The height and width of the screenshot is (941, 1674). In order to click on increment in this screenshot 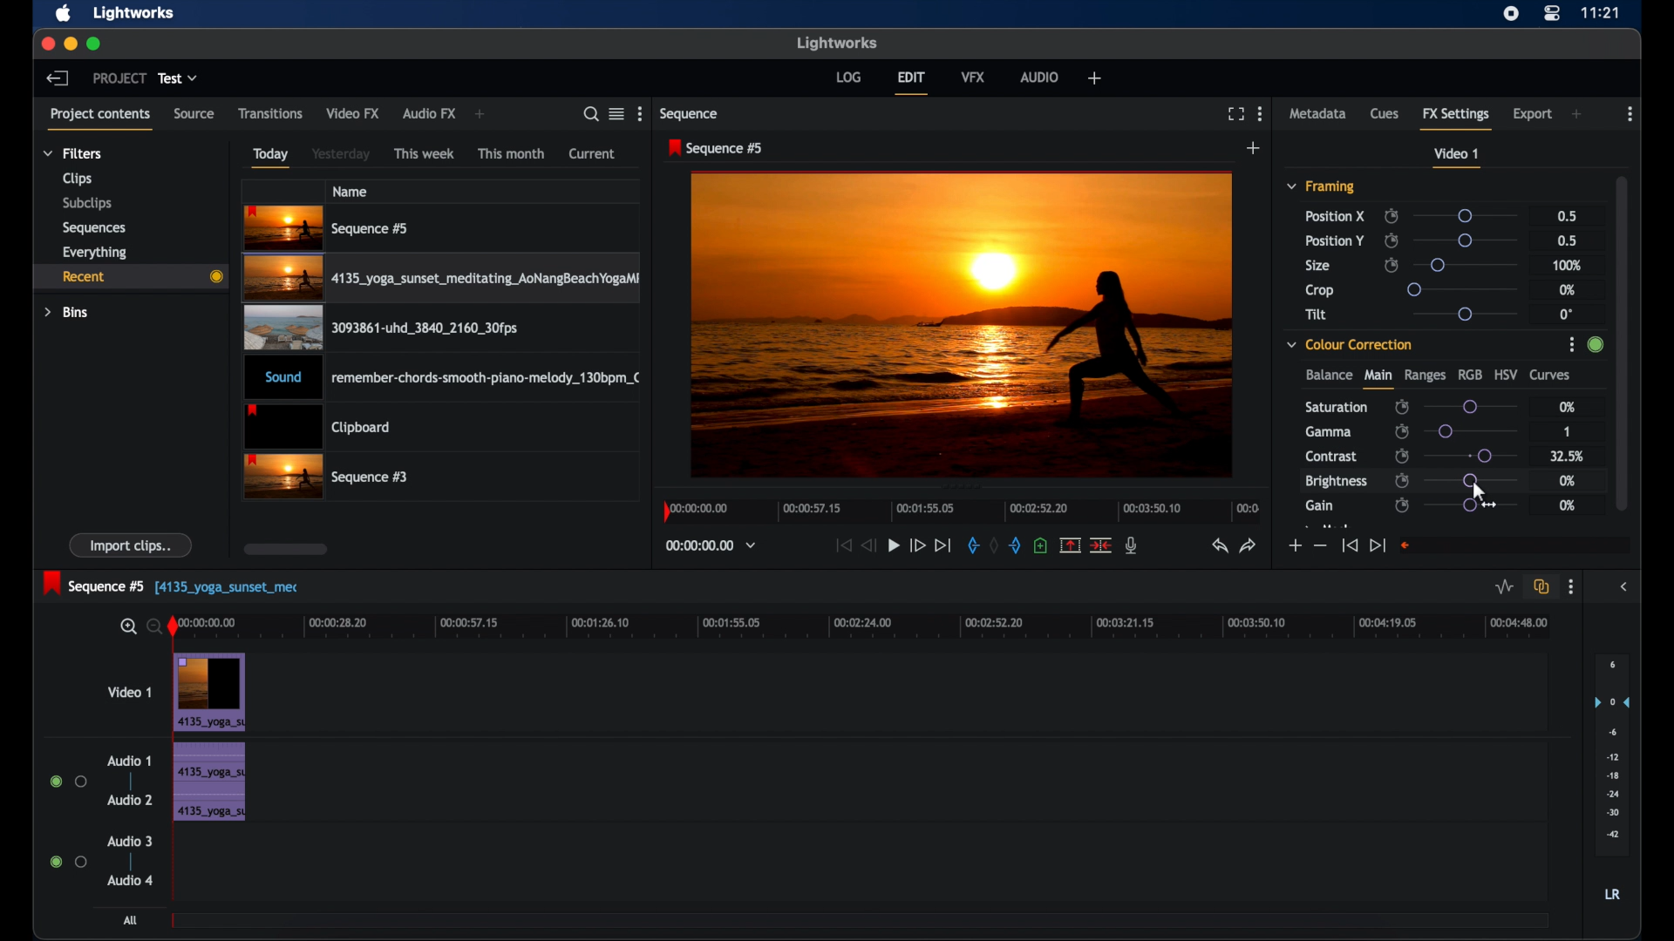, I will do `click(1294, 546)`.